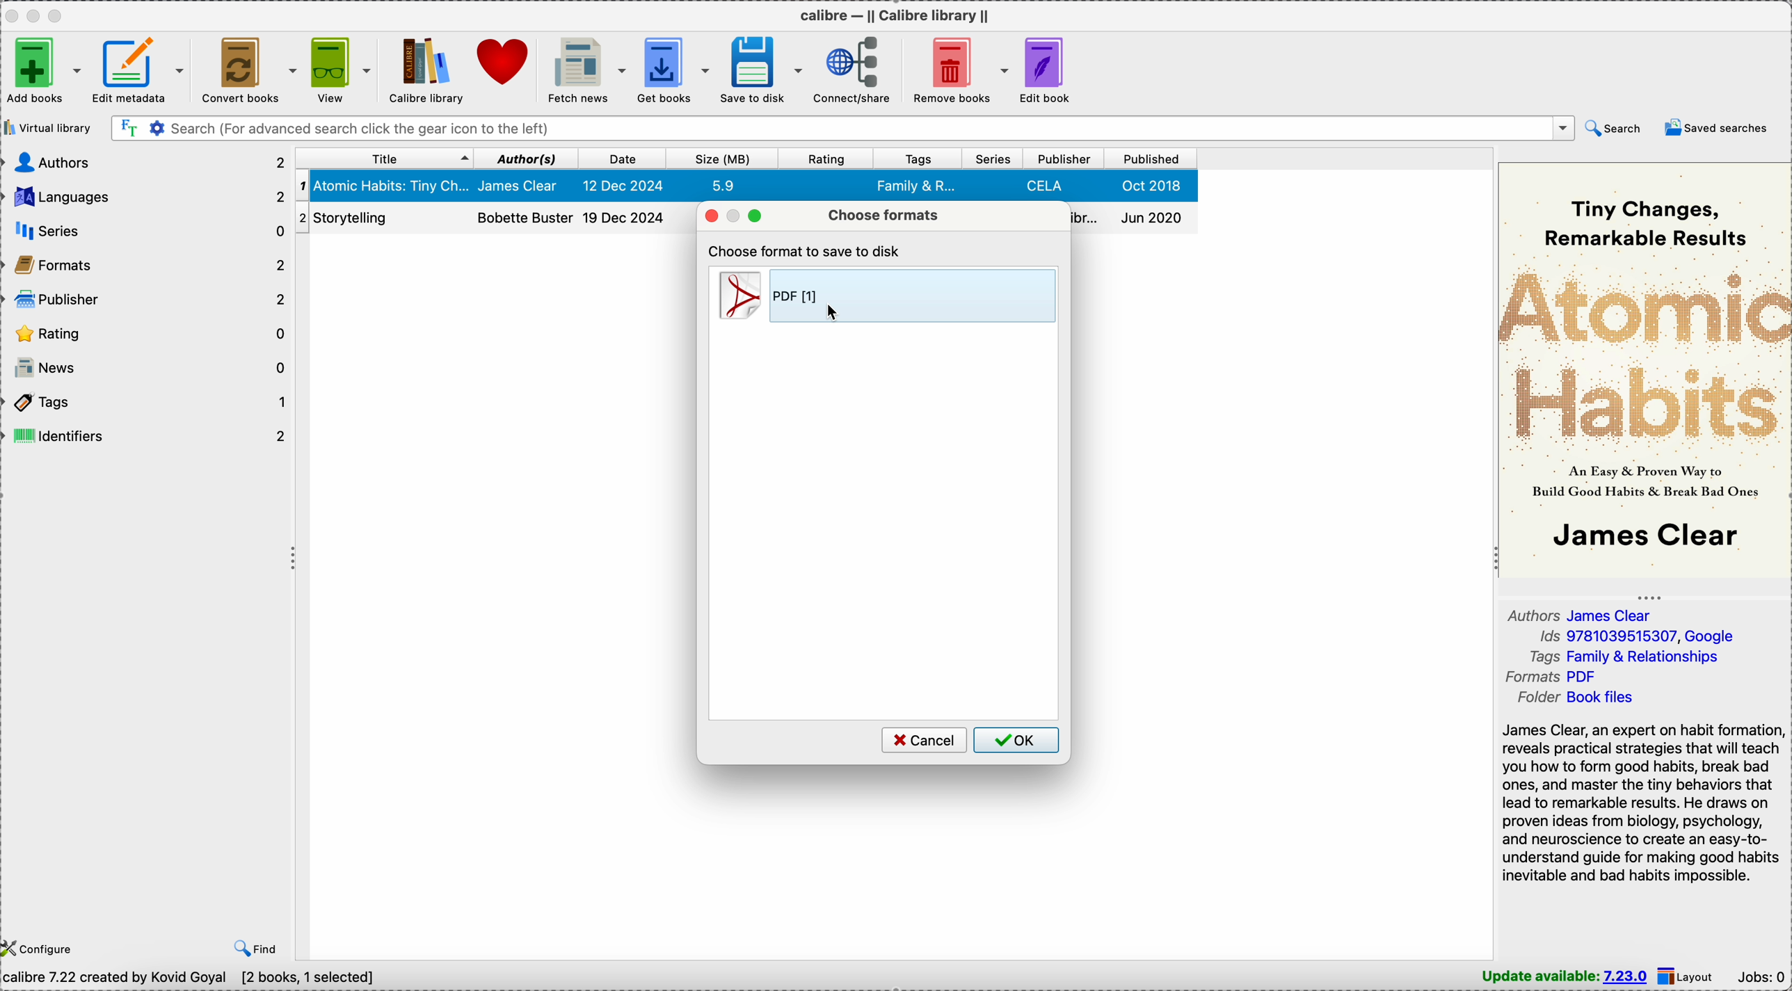  Describe the element at coordinates (848, 70) in the screenshot. I see `connect/share` at that location.